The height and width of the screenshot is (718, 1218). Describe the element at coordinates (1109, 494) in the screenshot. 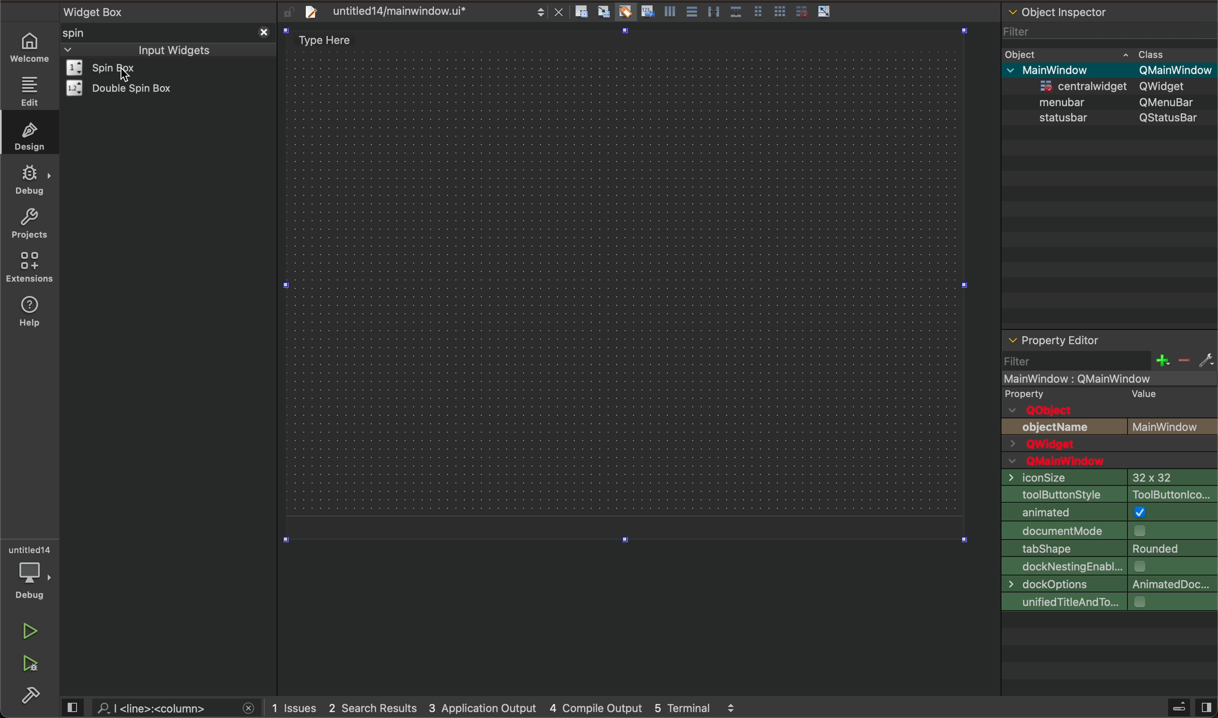

I see `toolbutton style` at that location.